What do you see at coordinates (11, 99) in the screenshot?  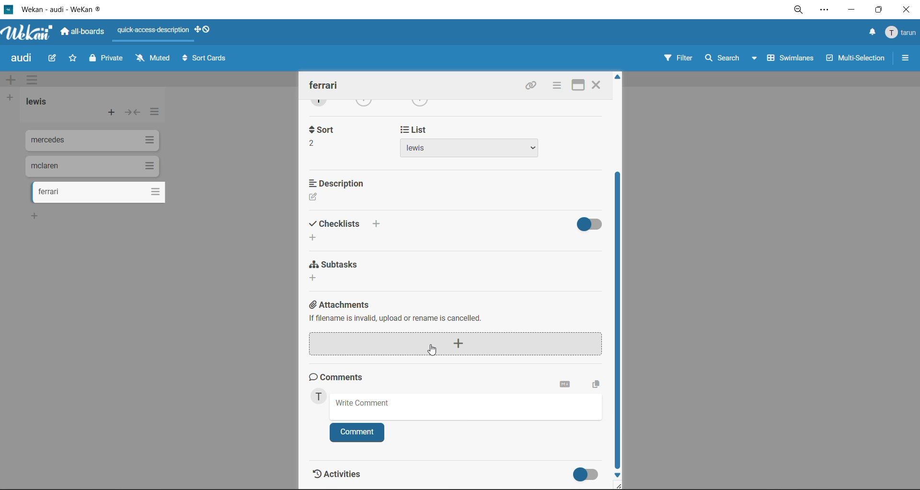 I see `add list` at bounding box center [11, 99].